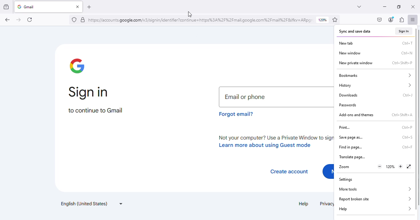 The height and width of the screenshot is (220, 420). I want to click on verified by: google trust services, so click(83, 20).